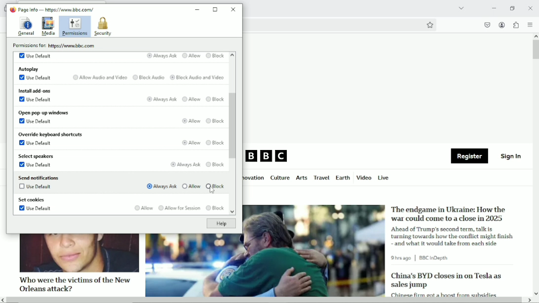 The width and height of the screenshot is (539, 303). Describe the element at coordinates (50, 135) in the screenshot. I see `Override keyboard shortcuts` at that location.